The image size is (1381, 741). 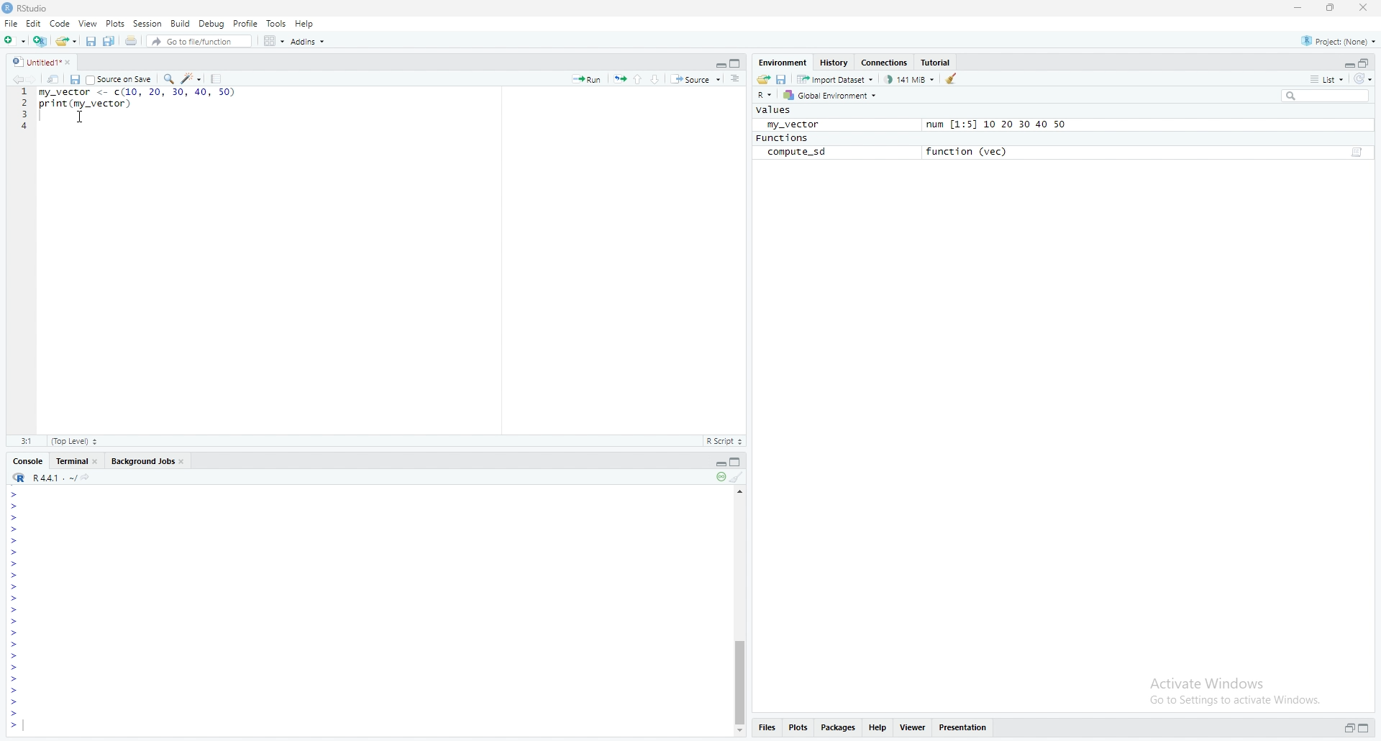 What do you see at coordinates (198, 40) in the screenshot?
I see `Go to file/function` at bounding box center [198, 40].